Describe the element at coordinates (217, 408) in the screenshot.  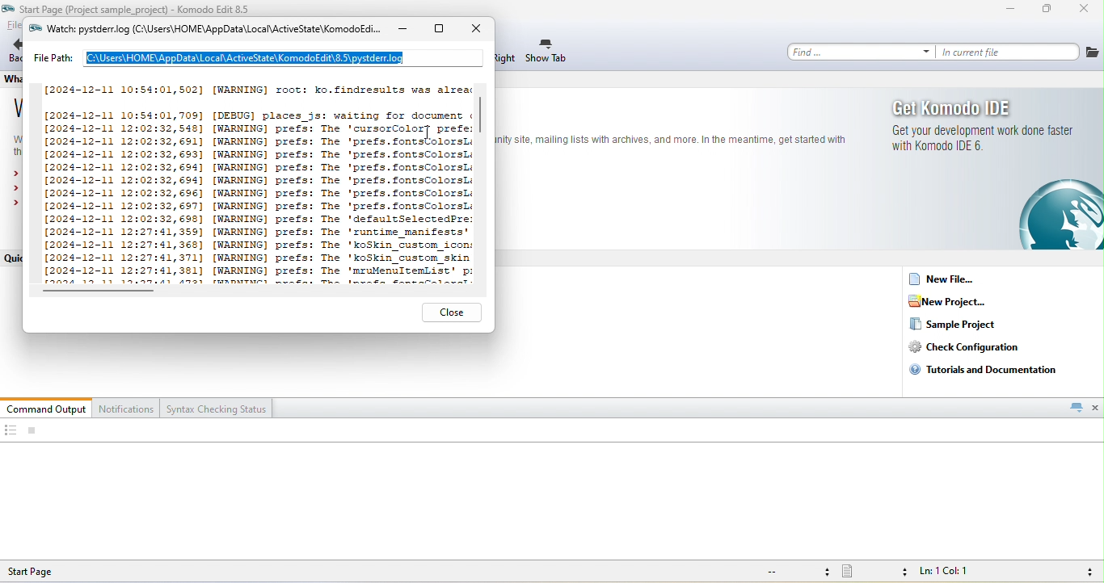
I see `syntax checking status` at that location.